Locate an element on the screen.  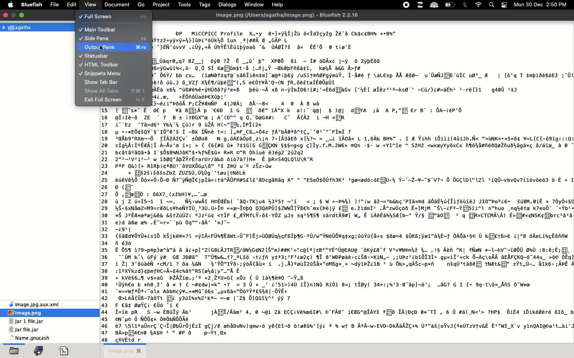
tags is located at coordinates (206, 4).